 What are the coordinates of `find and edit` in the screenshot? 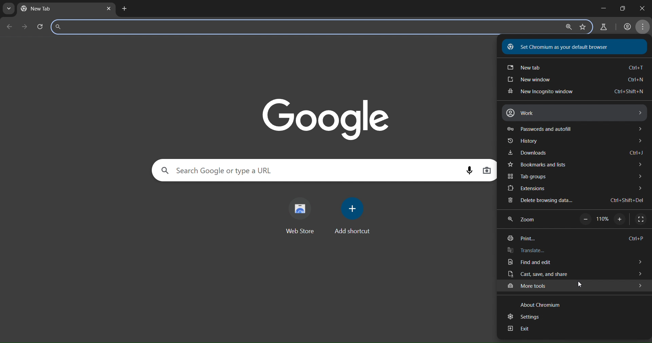 It's located at (573, 262).